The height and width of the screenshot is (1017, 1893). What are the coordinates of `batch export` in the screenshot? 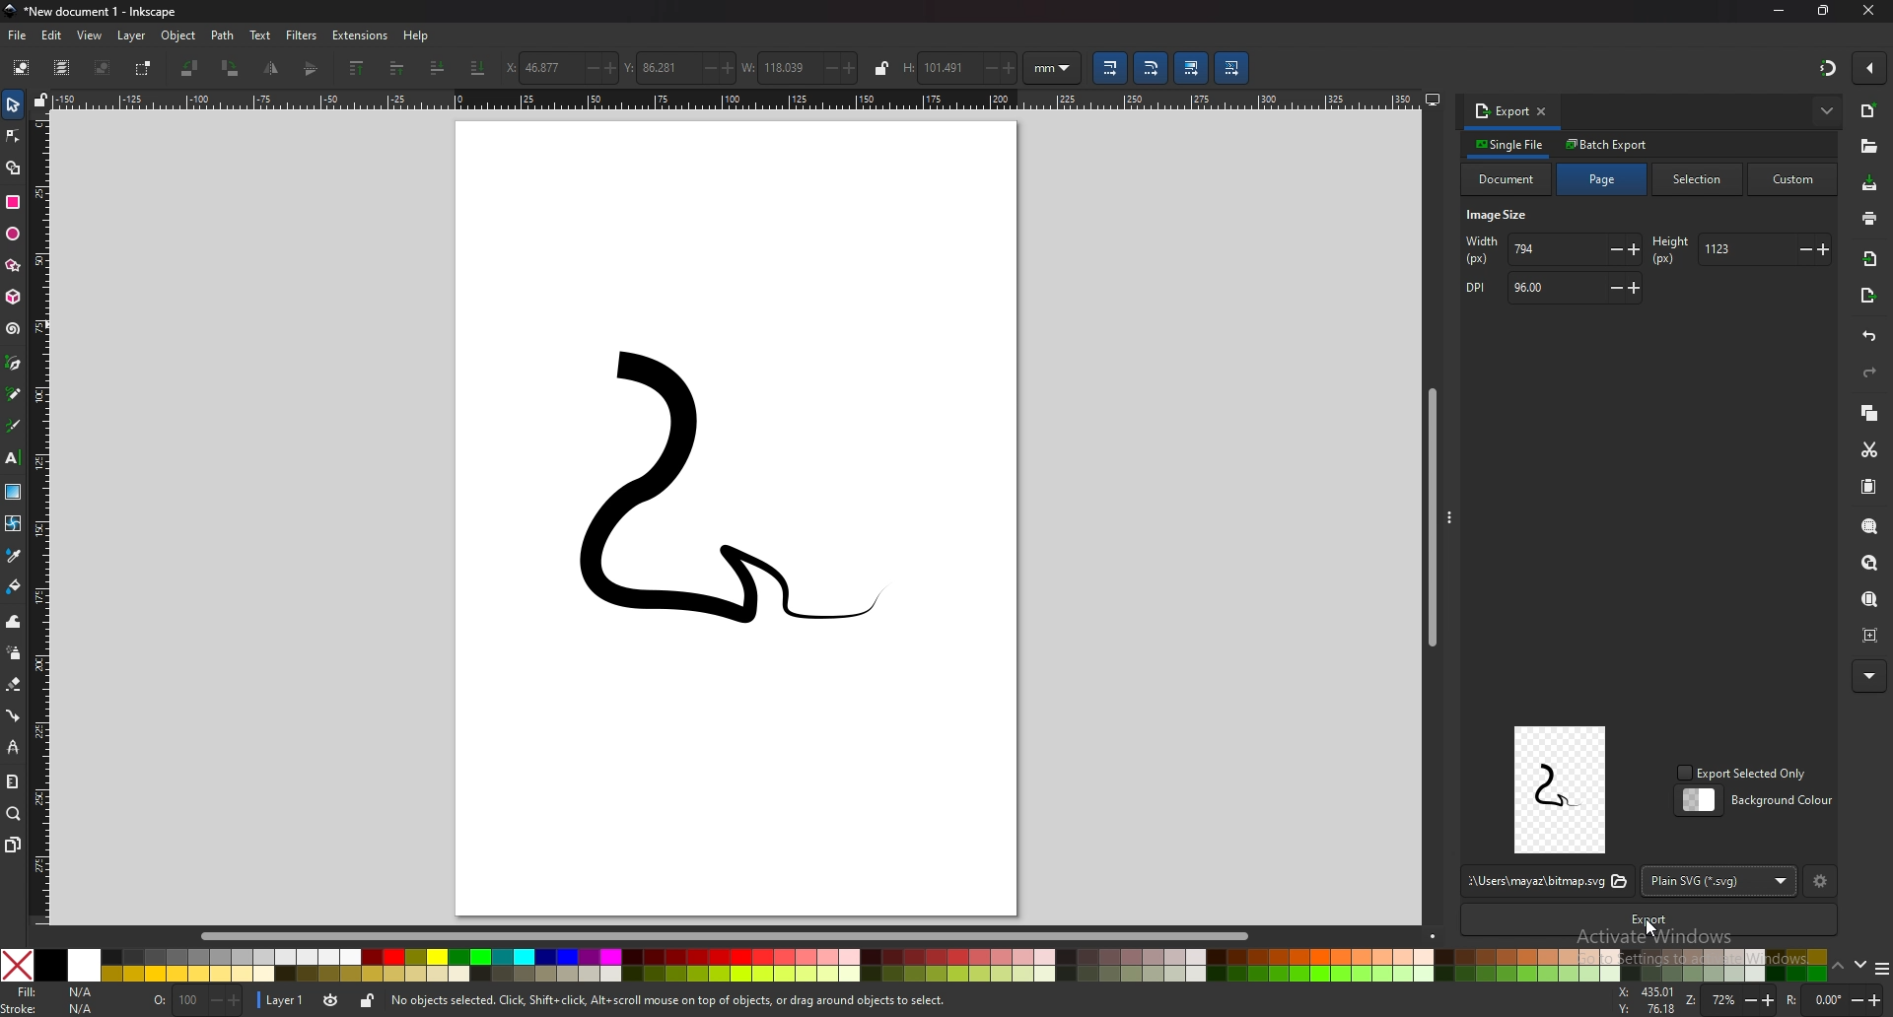 It's located at (1608, 144).